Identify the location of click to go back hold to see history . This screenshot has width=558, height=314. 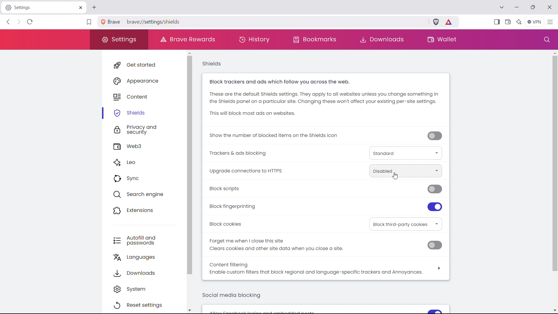
(8, 22).